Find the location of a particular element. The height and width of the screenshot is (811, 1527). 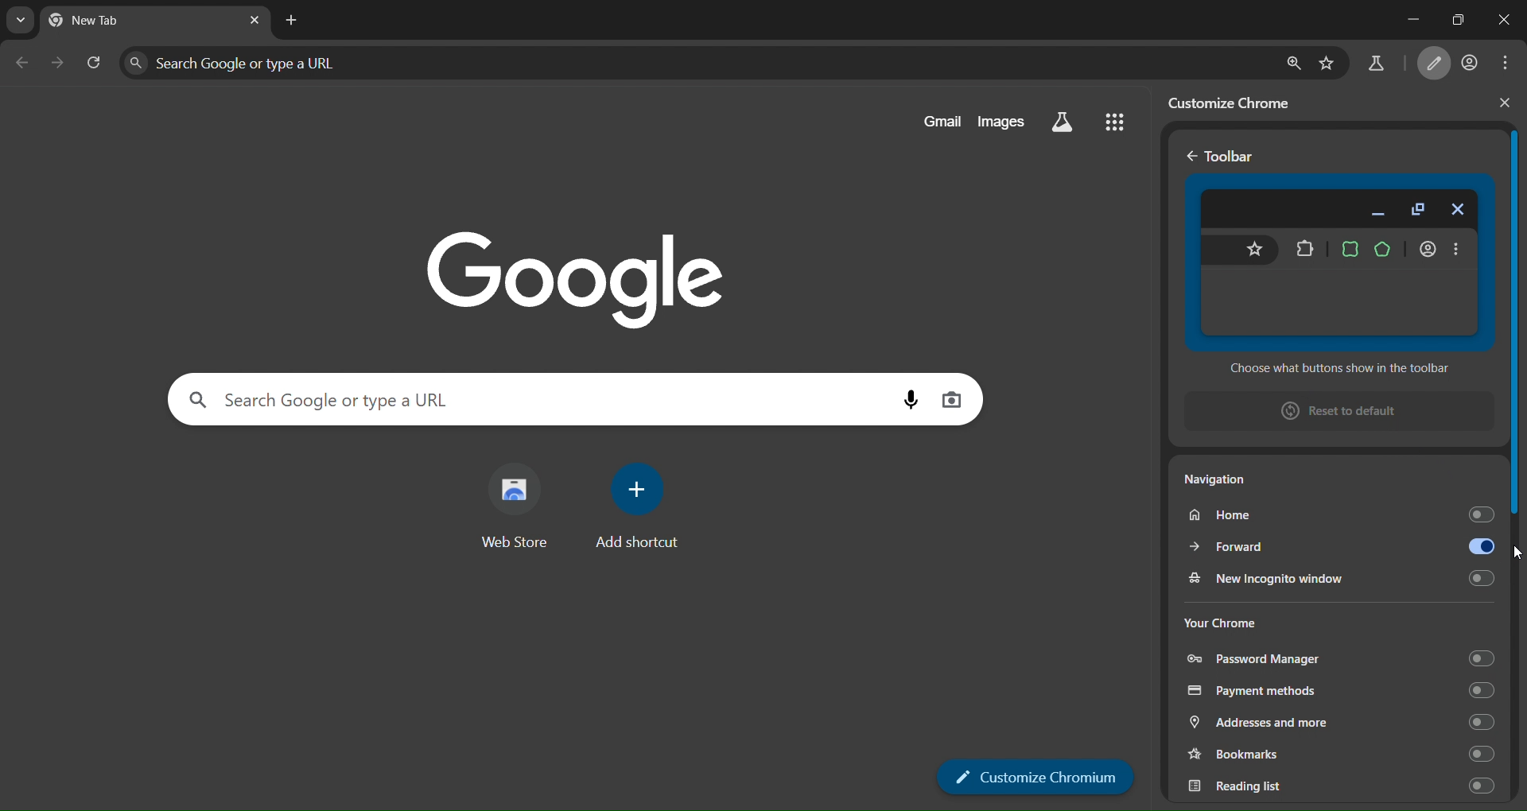

minimize is located at coordinates (1396, 21).